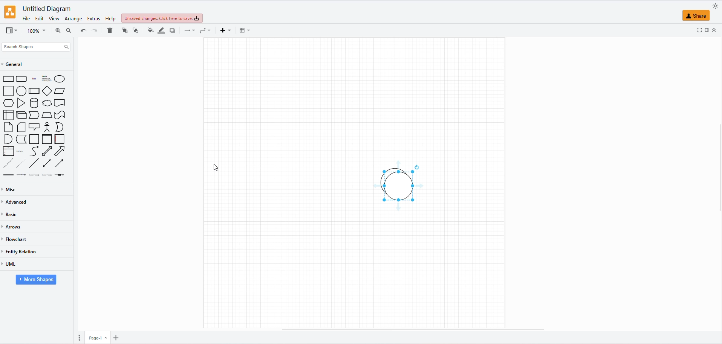 The width and height of the screenshot is (722, 344). What do you see at coordinates (173, 30) in the screenshot?
I see `SHADOW` at bounding box center [173, 30].